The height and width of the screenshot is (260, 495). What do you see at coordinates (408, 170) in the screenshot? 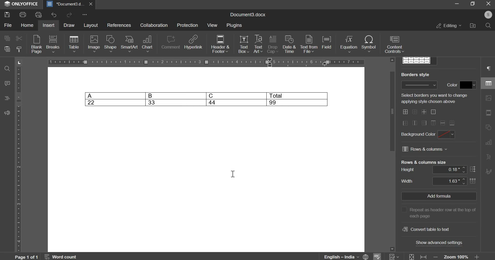
I see `height` at bounding box center [408, 170].